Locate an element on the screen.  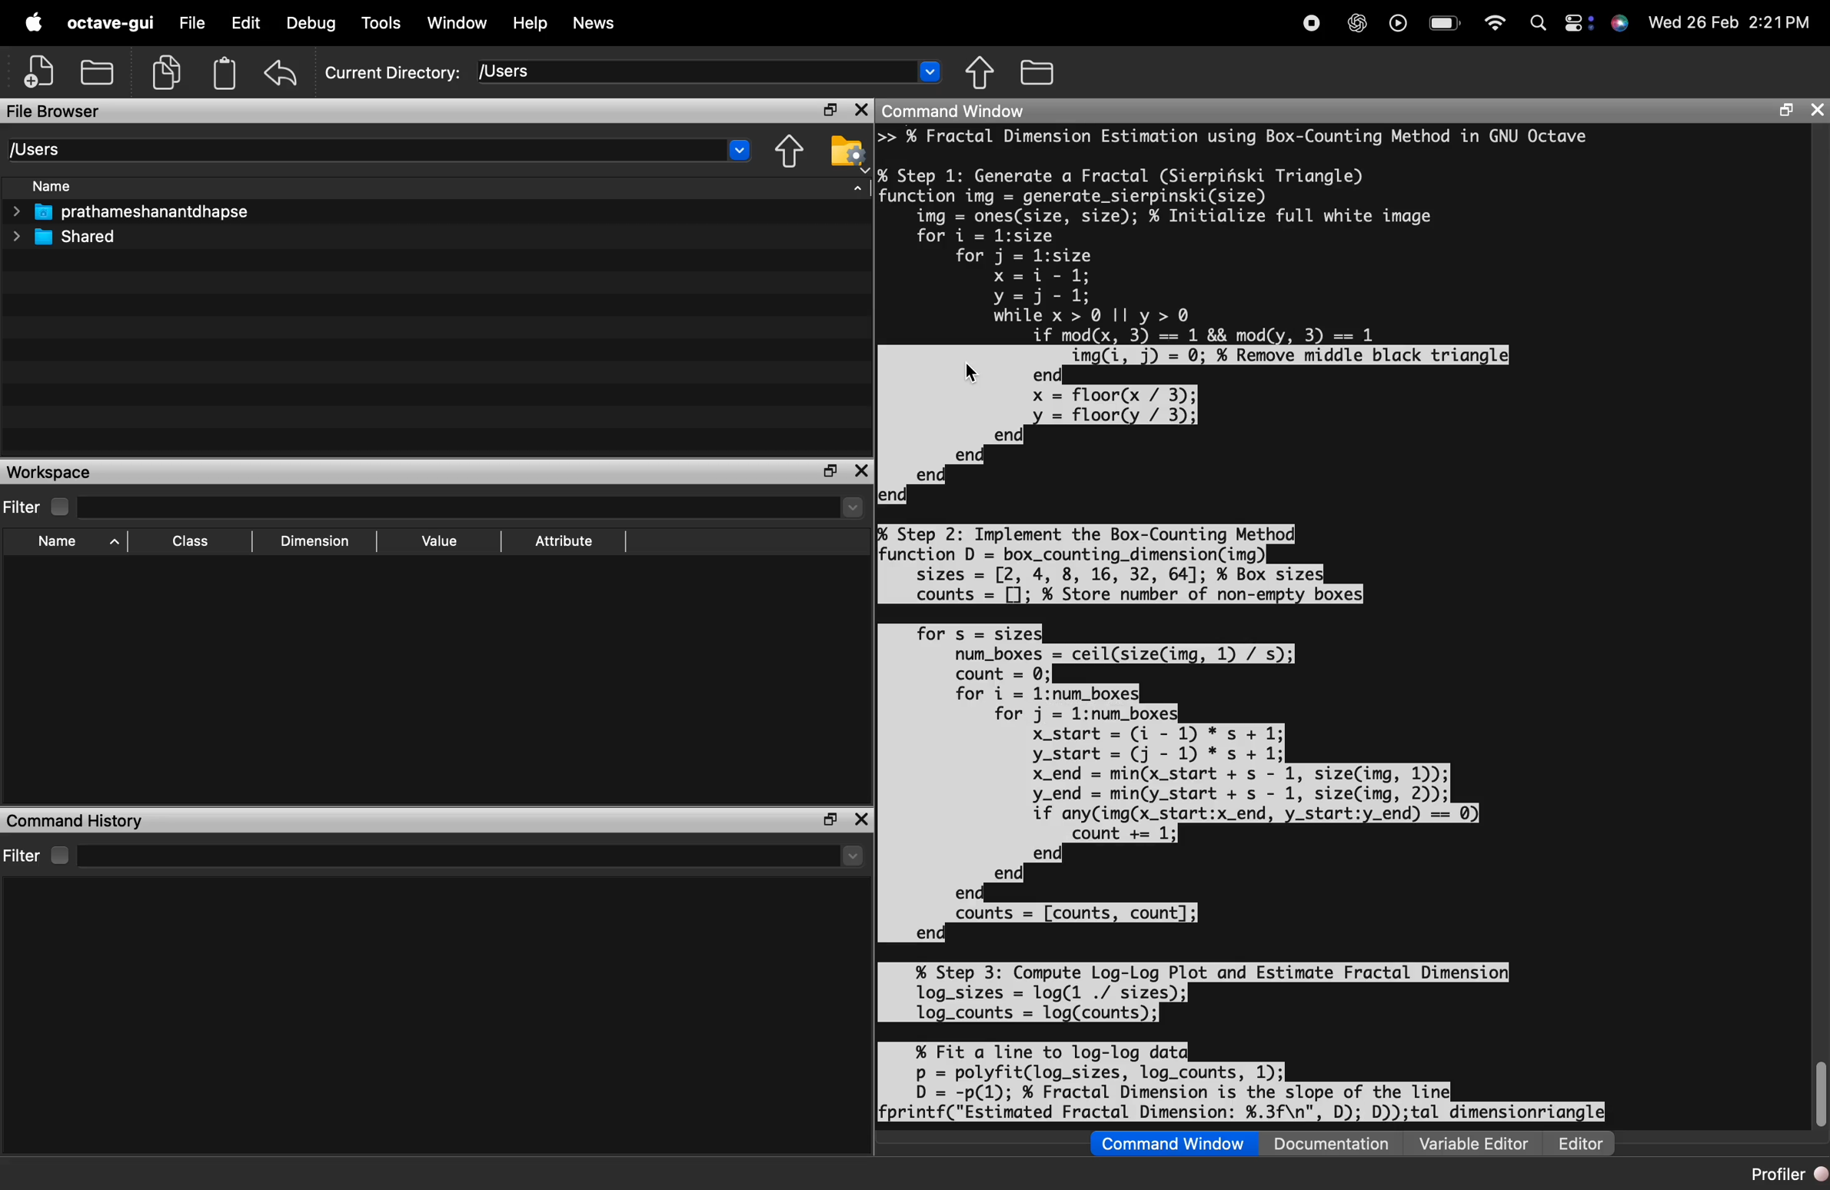
copy is located at coordinates (168, 77).